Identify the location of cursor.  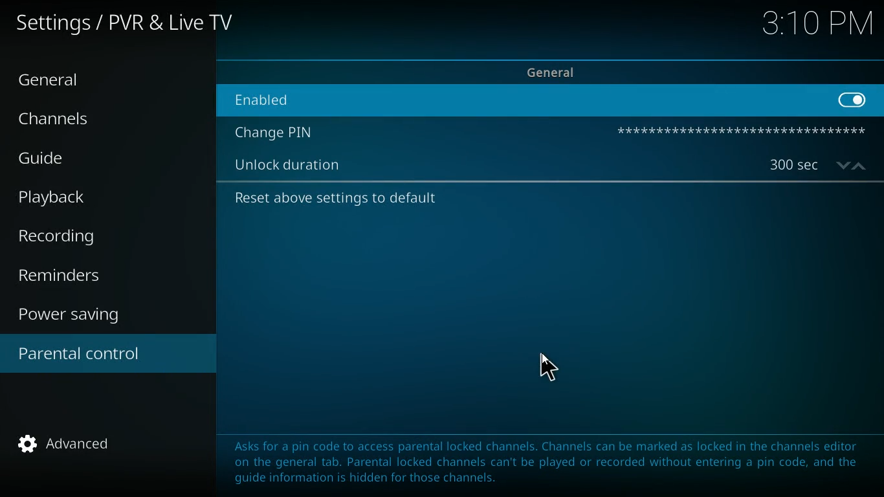
(549, 371).